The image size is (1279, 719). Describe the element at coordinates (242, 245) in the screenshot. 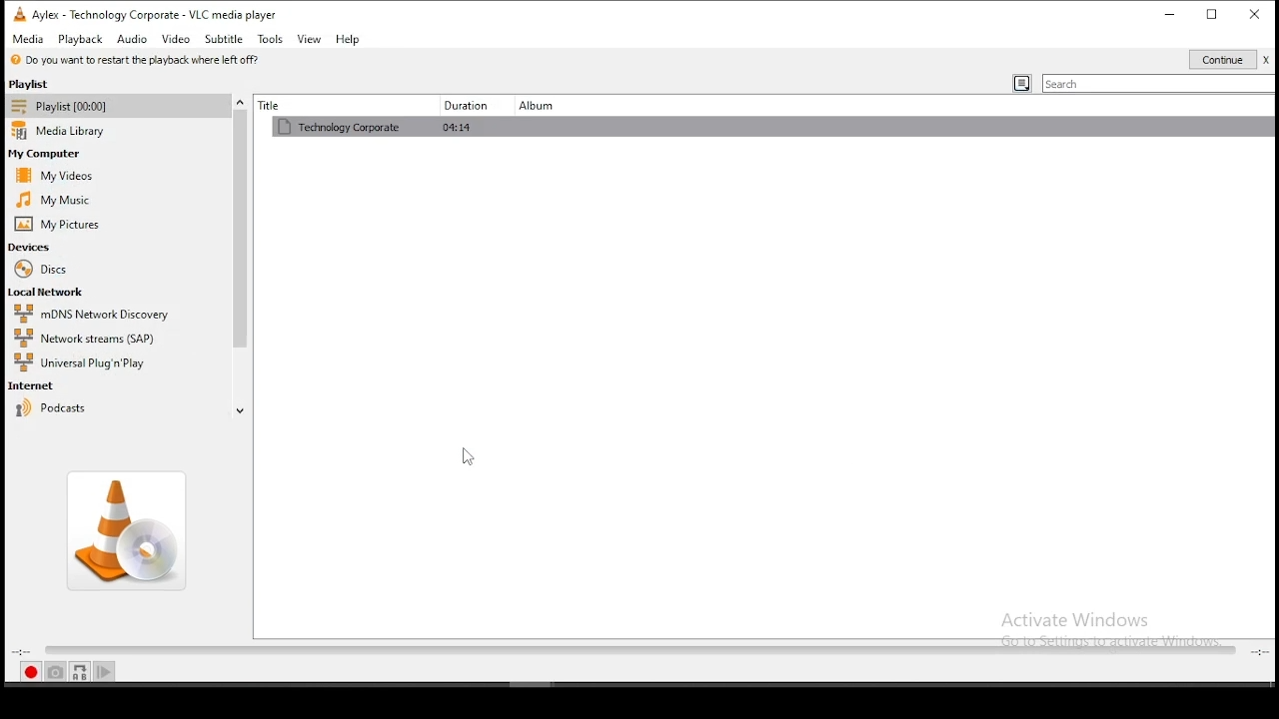

I see `scroll bar` at that location.